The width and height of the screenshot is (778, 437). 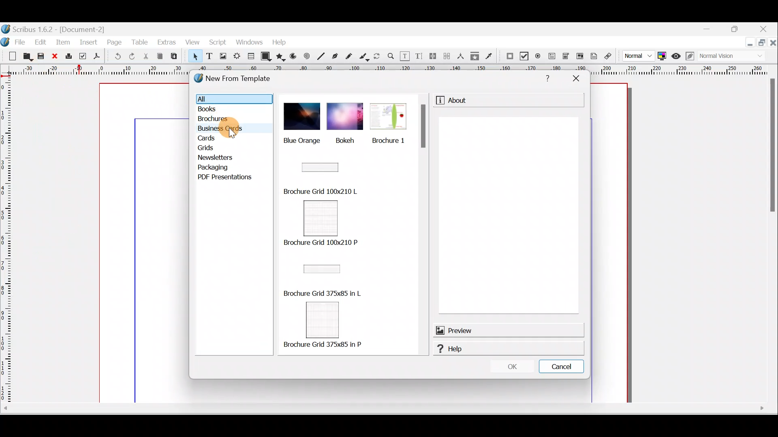 I want to click on Unlink text frames, so click(x=447, y=56).